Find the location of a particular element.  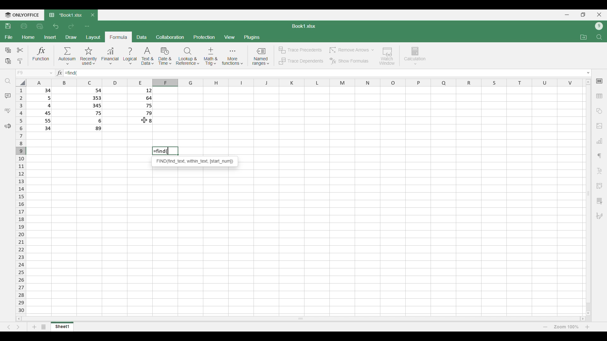

Date and time is located at coordinates (165, 56).